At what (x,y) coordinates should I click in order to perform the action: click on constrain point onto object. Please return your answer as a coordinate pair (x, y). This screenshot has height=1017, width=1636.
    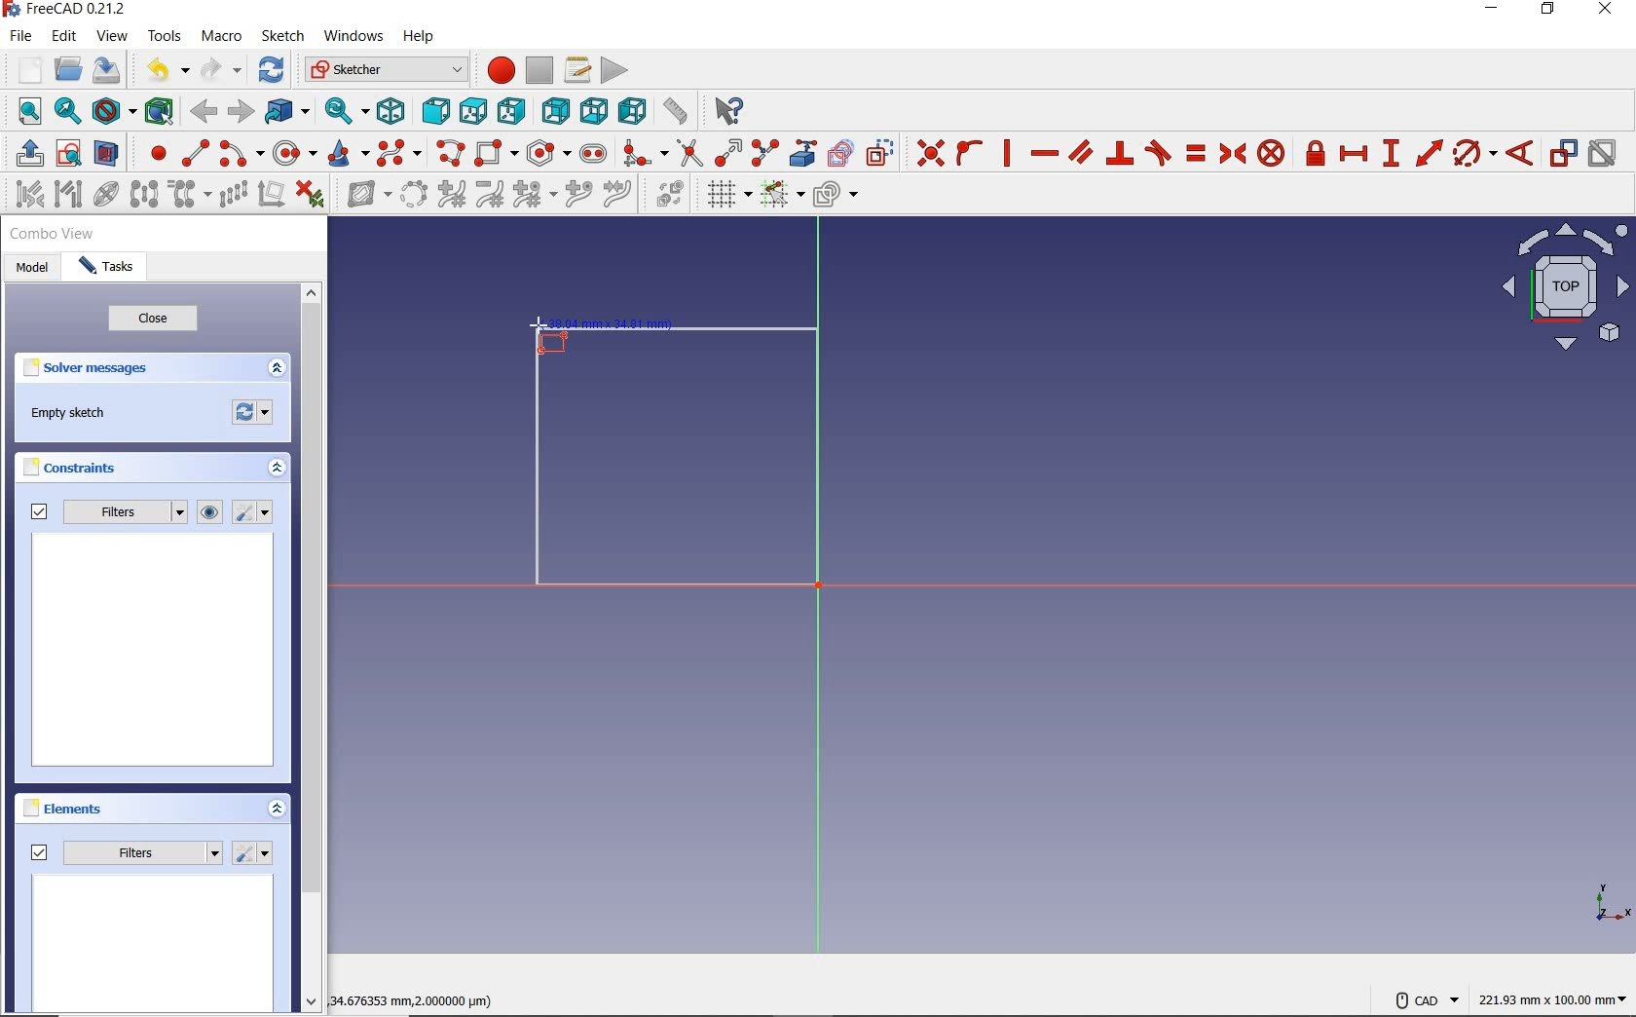
    Looking at the image, I should click on (968, 152).